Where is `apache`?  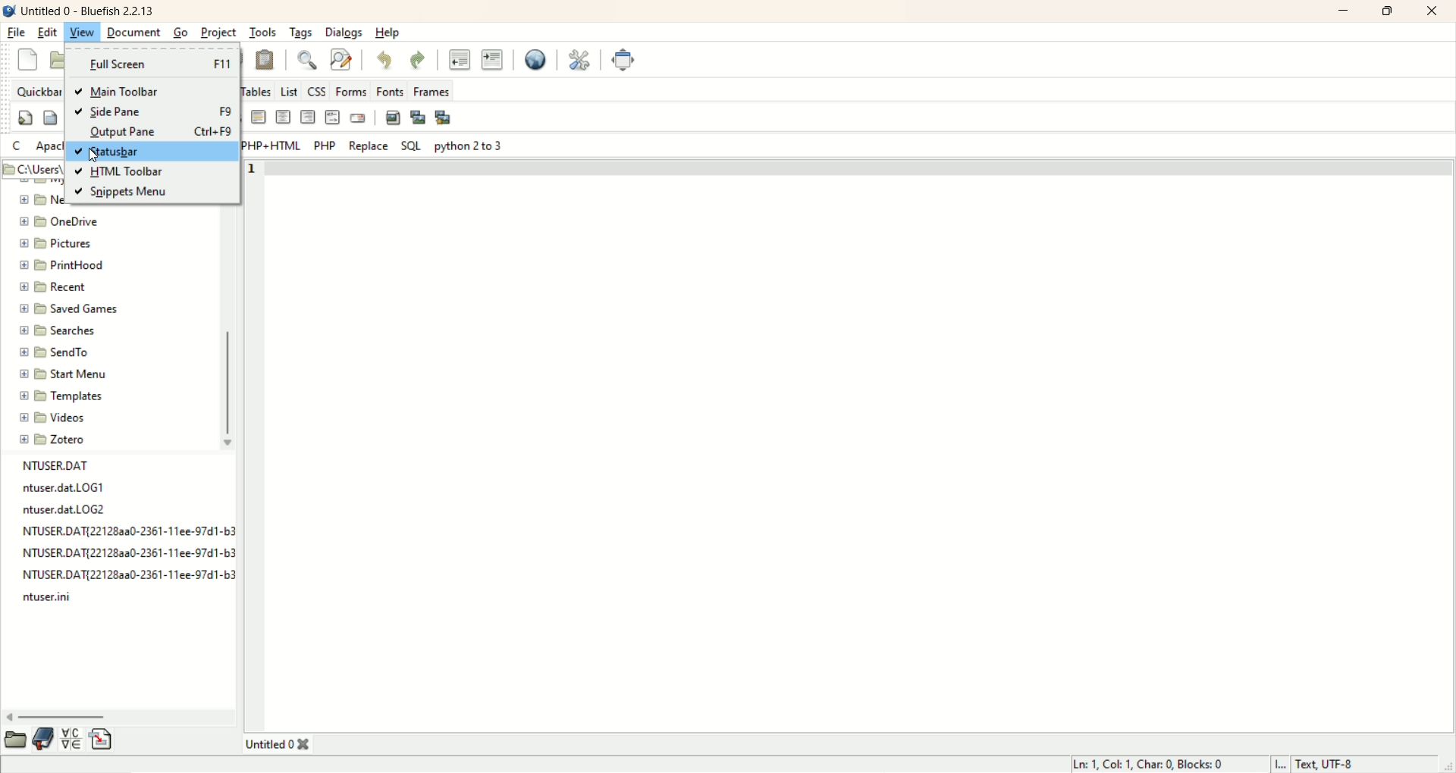 apache is located at coordinates (47, 146).